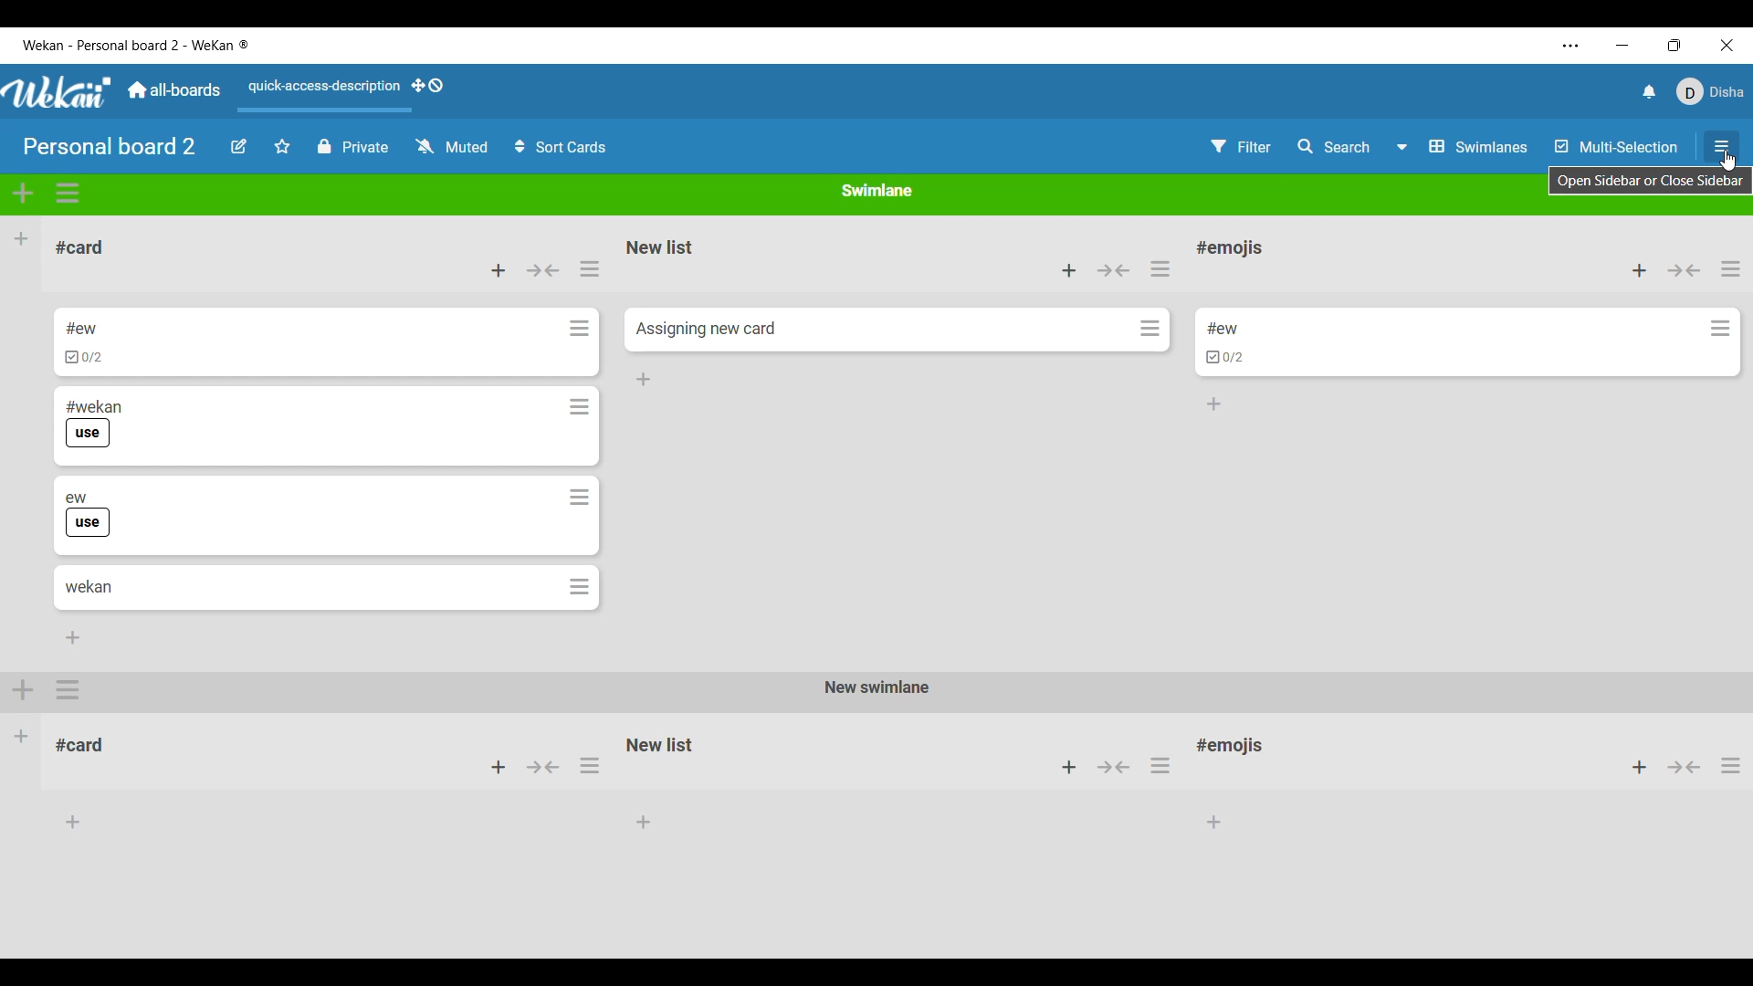 Image resolution: width=1753 pixels, height=986 pixels. What do you see at coordinates (706, 329) in the screenshot?
I see `Card name` at bounding box center [706, 329].